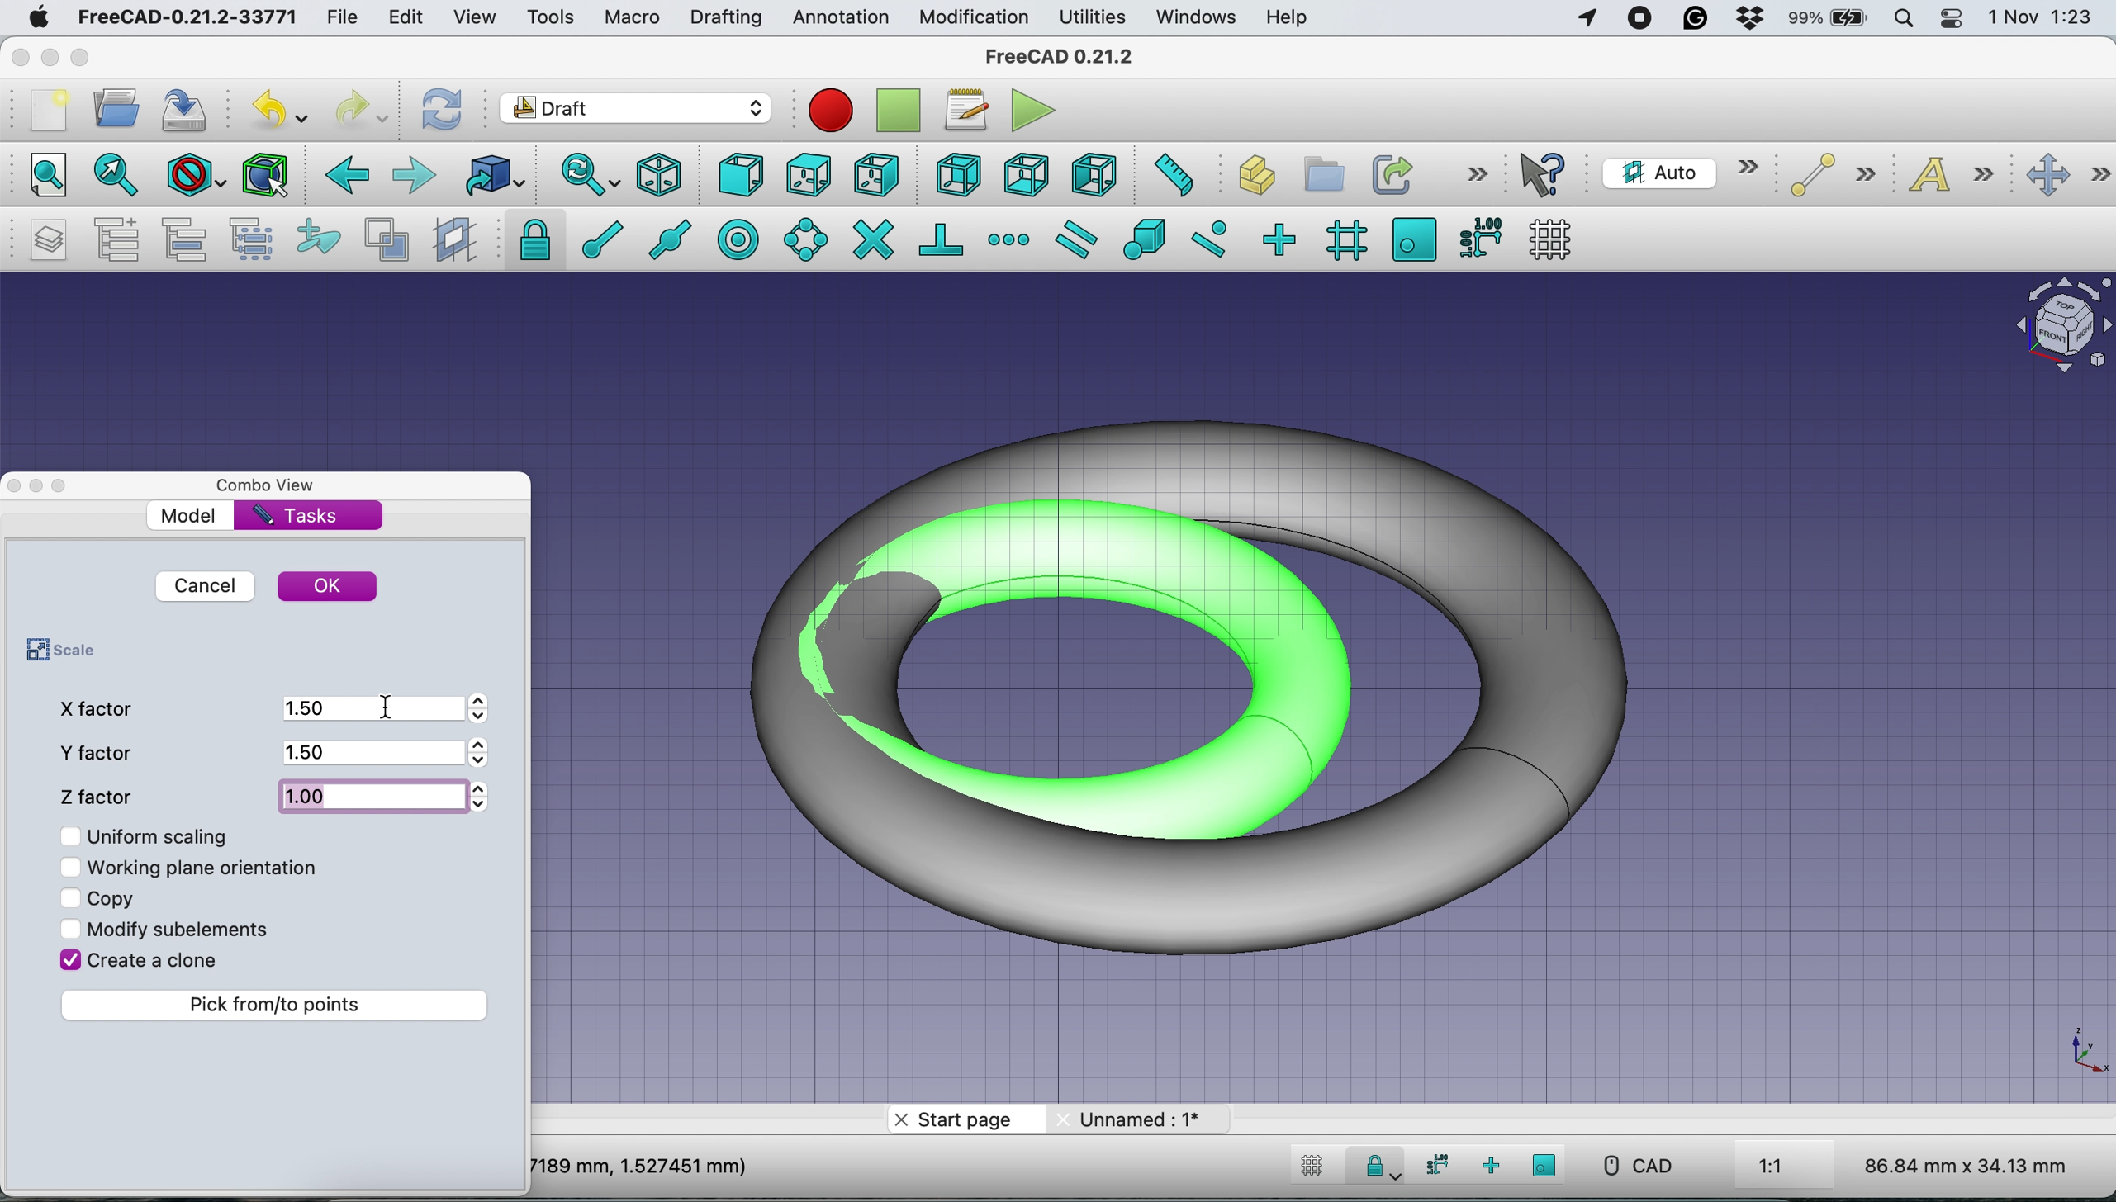 The image size is (2116, 1202). What do you see at coordinates (740, 177) in the screenshot?
I see `front` at bounding box center [740, 177].